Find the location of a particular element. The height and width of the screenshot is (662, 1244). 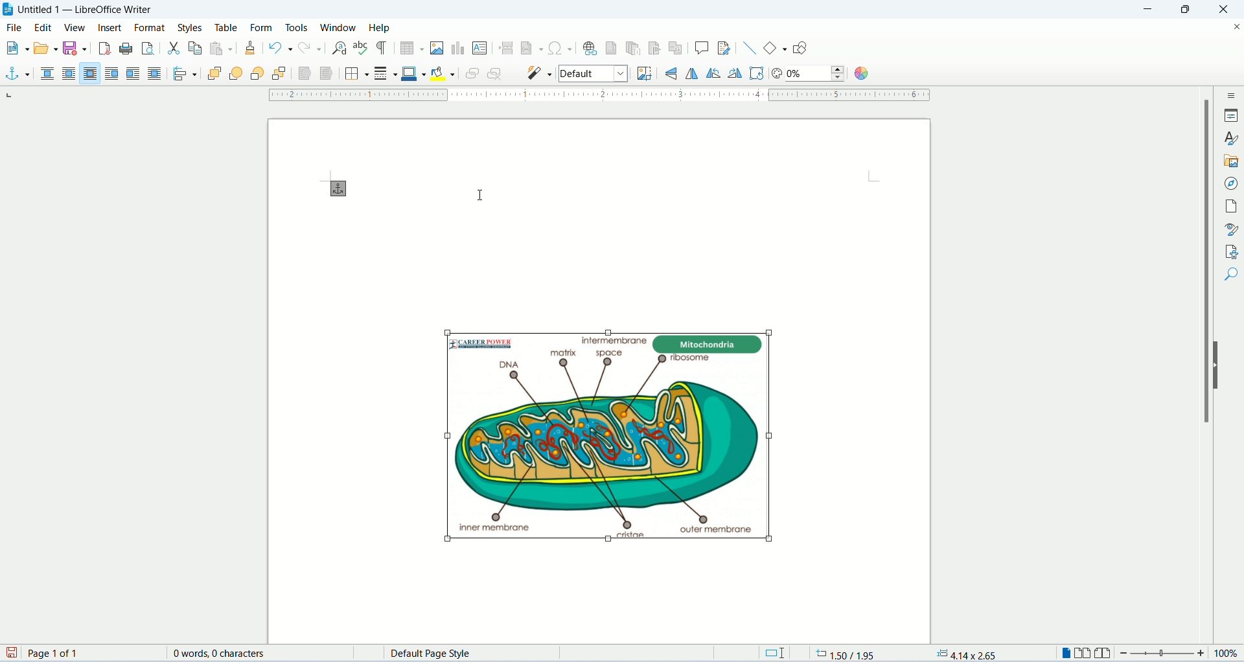

insert footnote is located at coordinates (612, 47).